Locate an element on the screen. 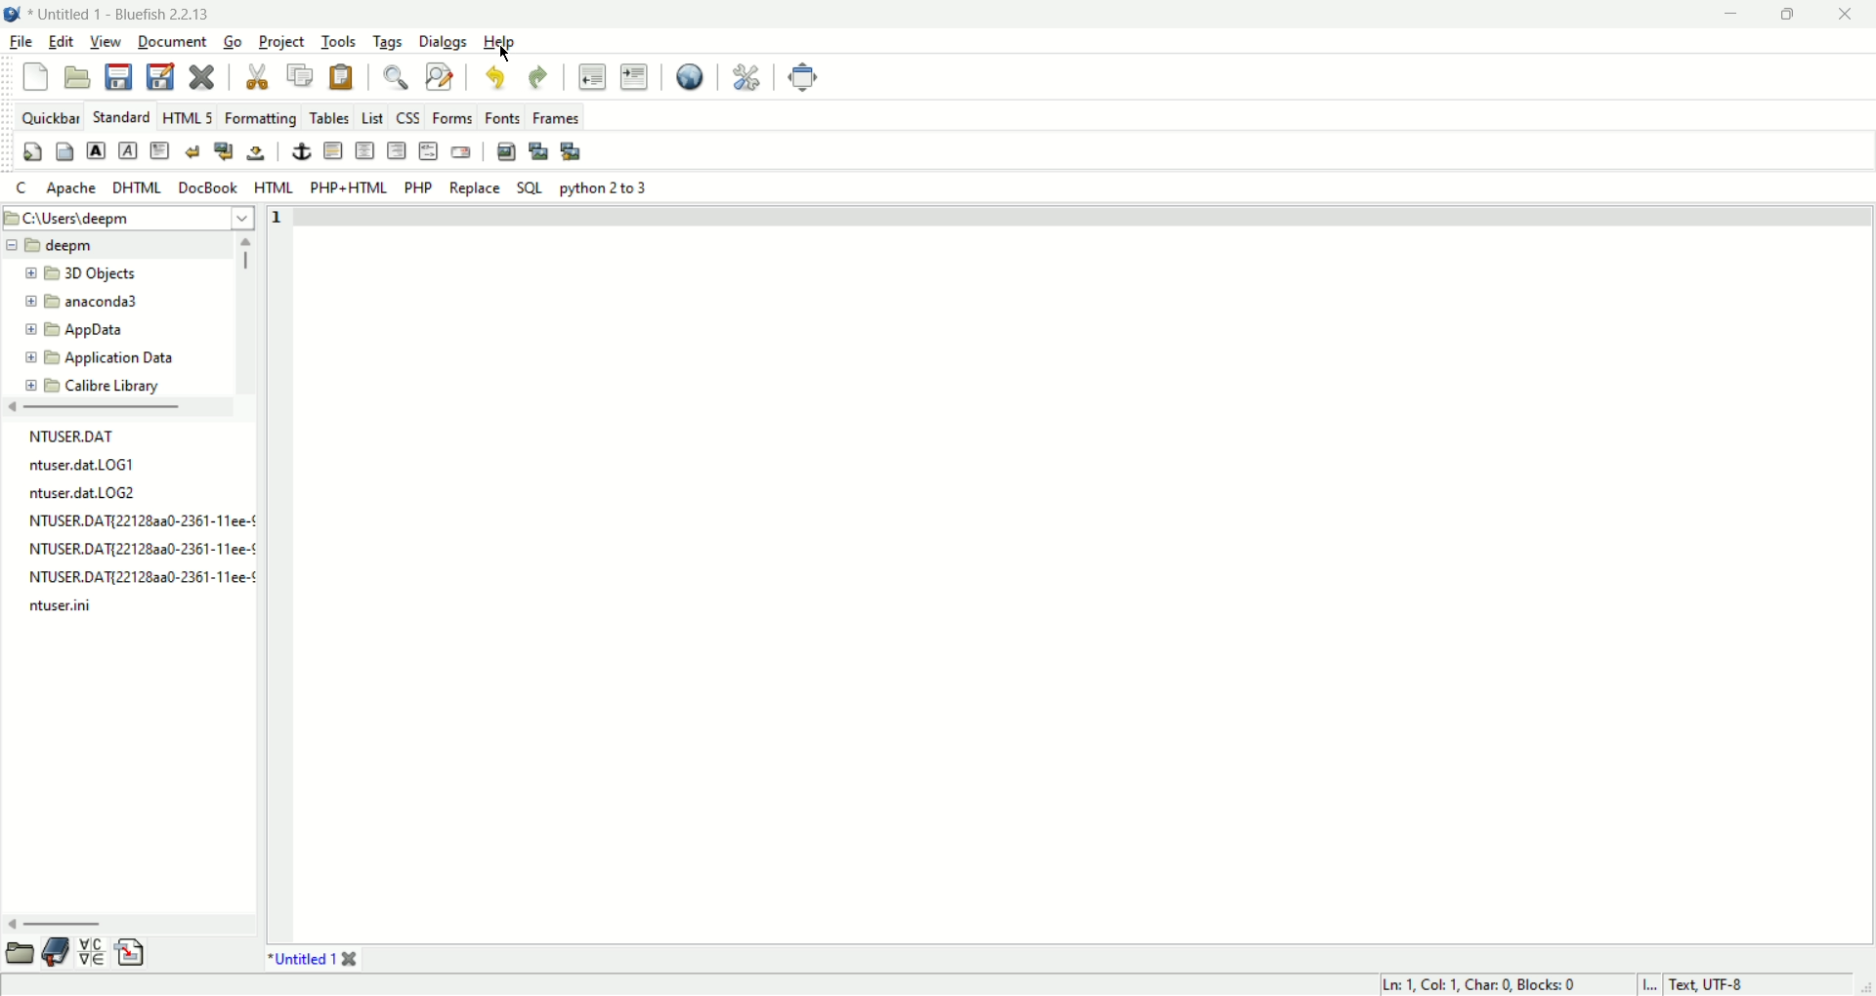  view is located at coordinates (105, 43).